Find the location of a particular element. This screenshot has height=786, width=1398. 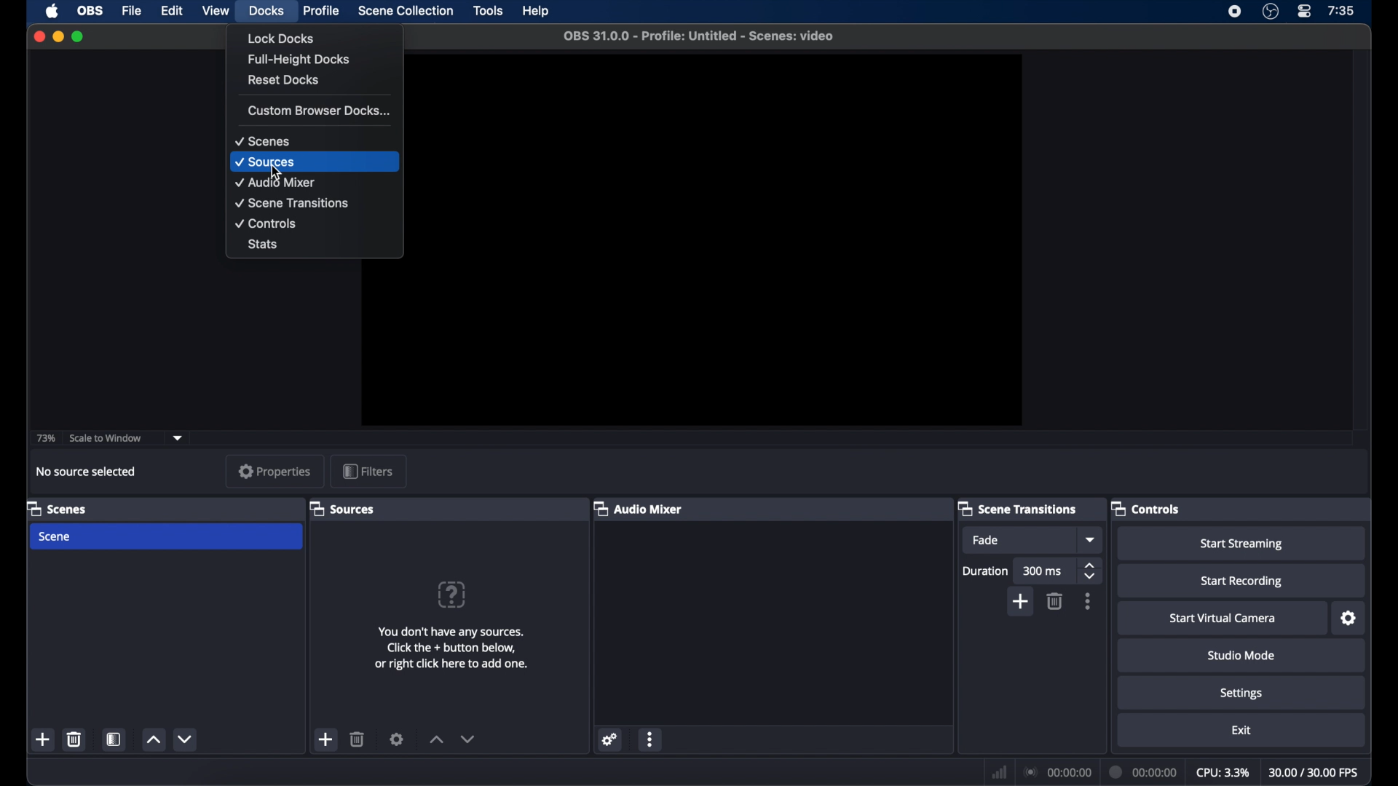

delete is located at coordinates (1056, 601).